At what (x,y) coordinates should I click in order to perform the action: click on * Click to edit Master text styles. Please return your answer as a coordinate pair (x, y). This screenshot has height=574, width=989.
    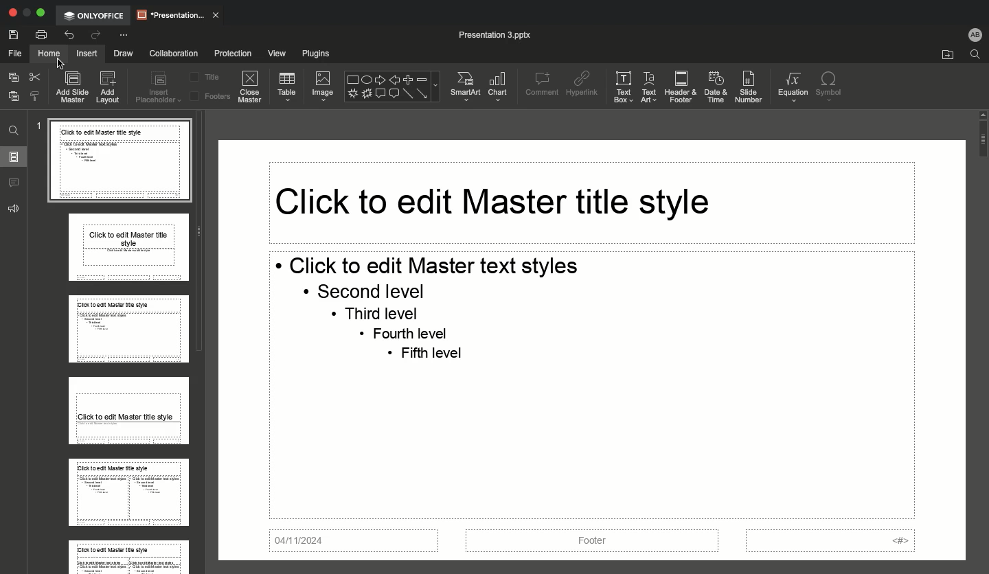
    Looking at the image, I should click on (431, 264).